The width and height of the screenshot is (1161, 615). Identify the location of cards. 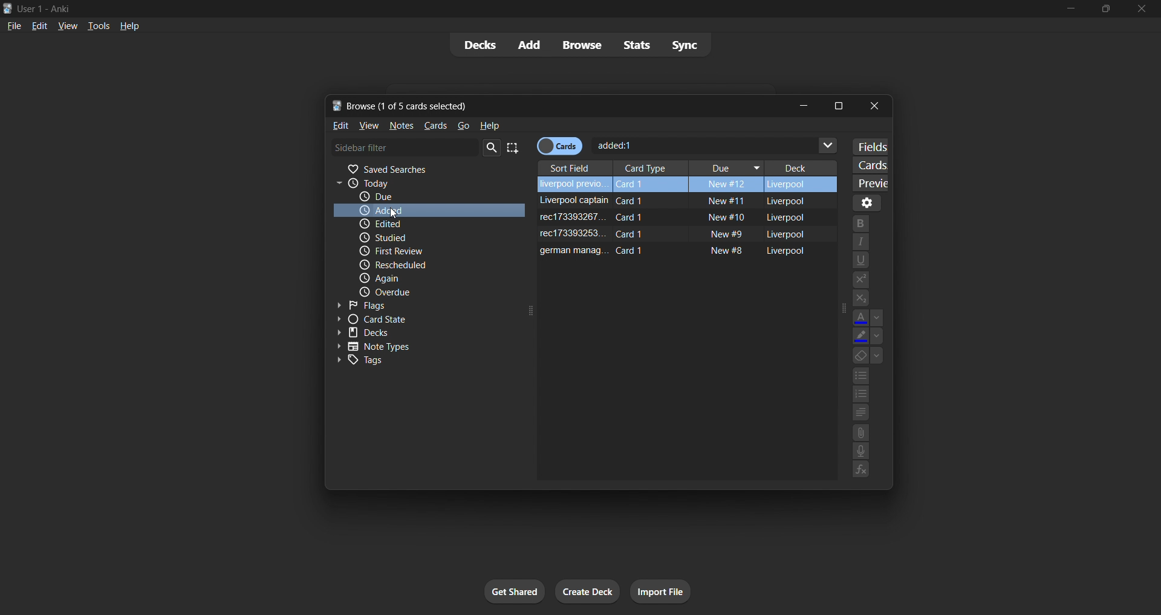
(435, 126).